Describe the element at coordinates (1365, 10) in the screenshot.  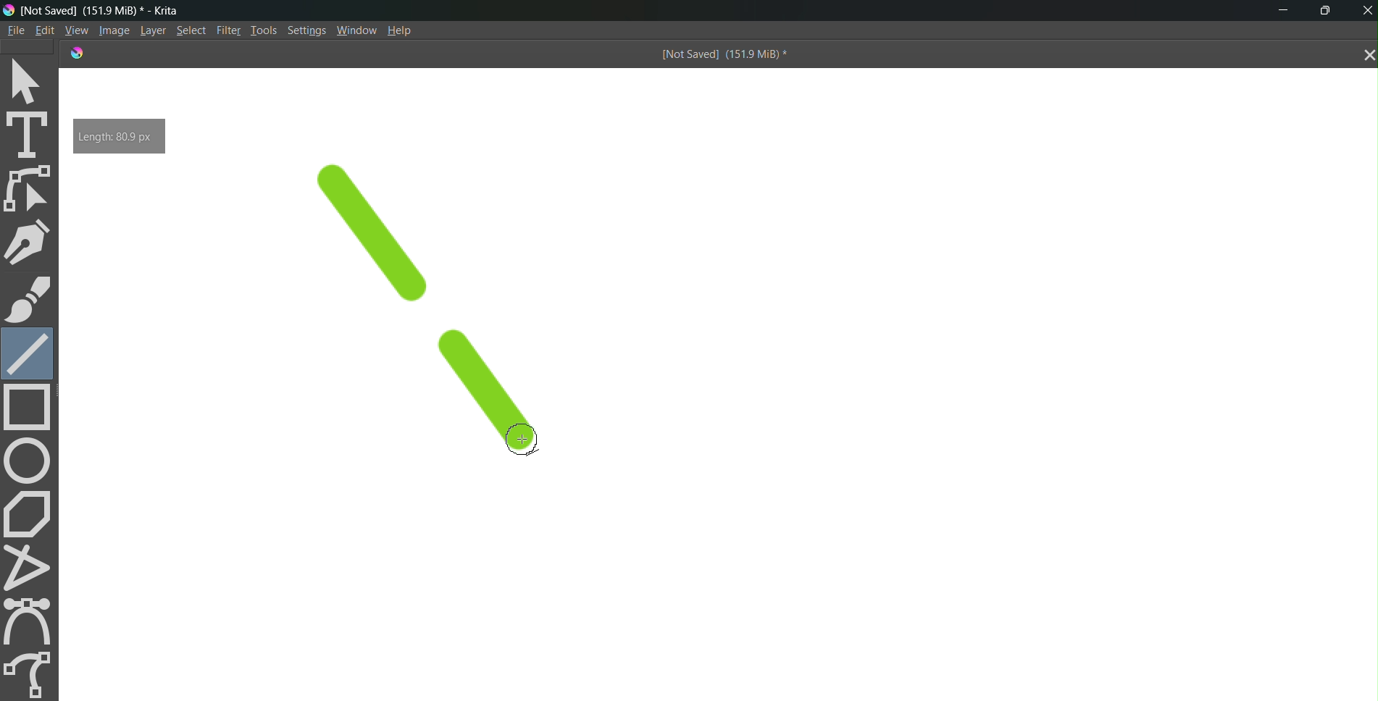
I see `Close` at that location.